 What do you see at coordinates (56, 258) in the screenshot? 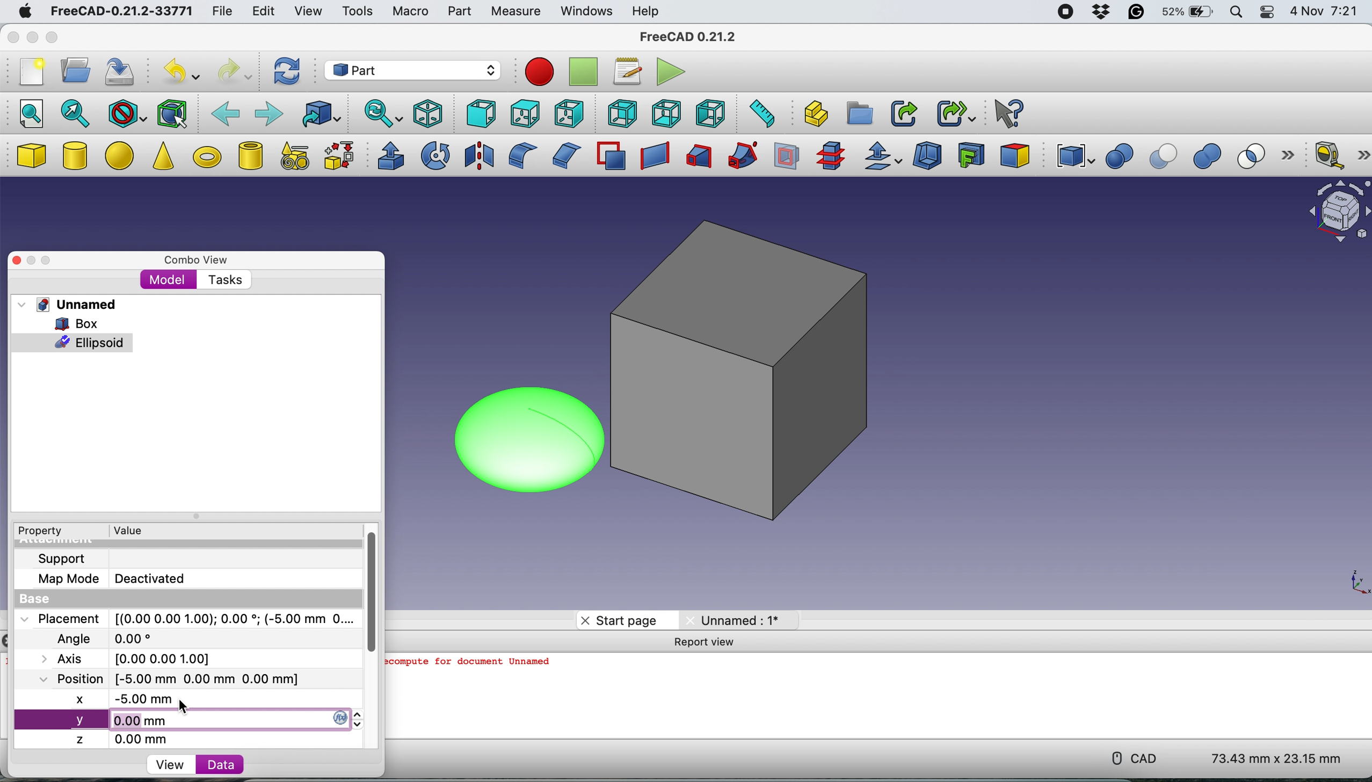
I see `maximise` at bounding box center [56, 258].